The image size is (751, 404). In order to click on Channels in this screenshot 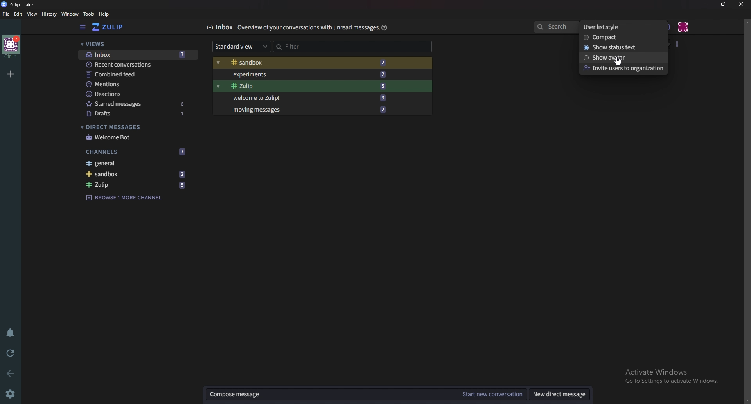, I will do `click(135, 151)`.